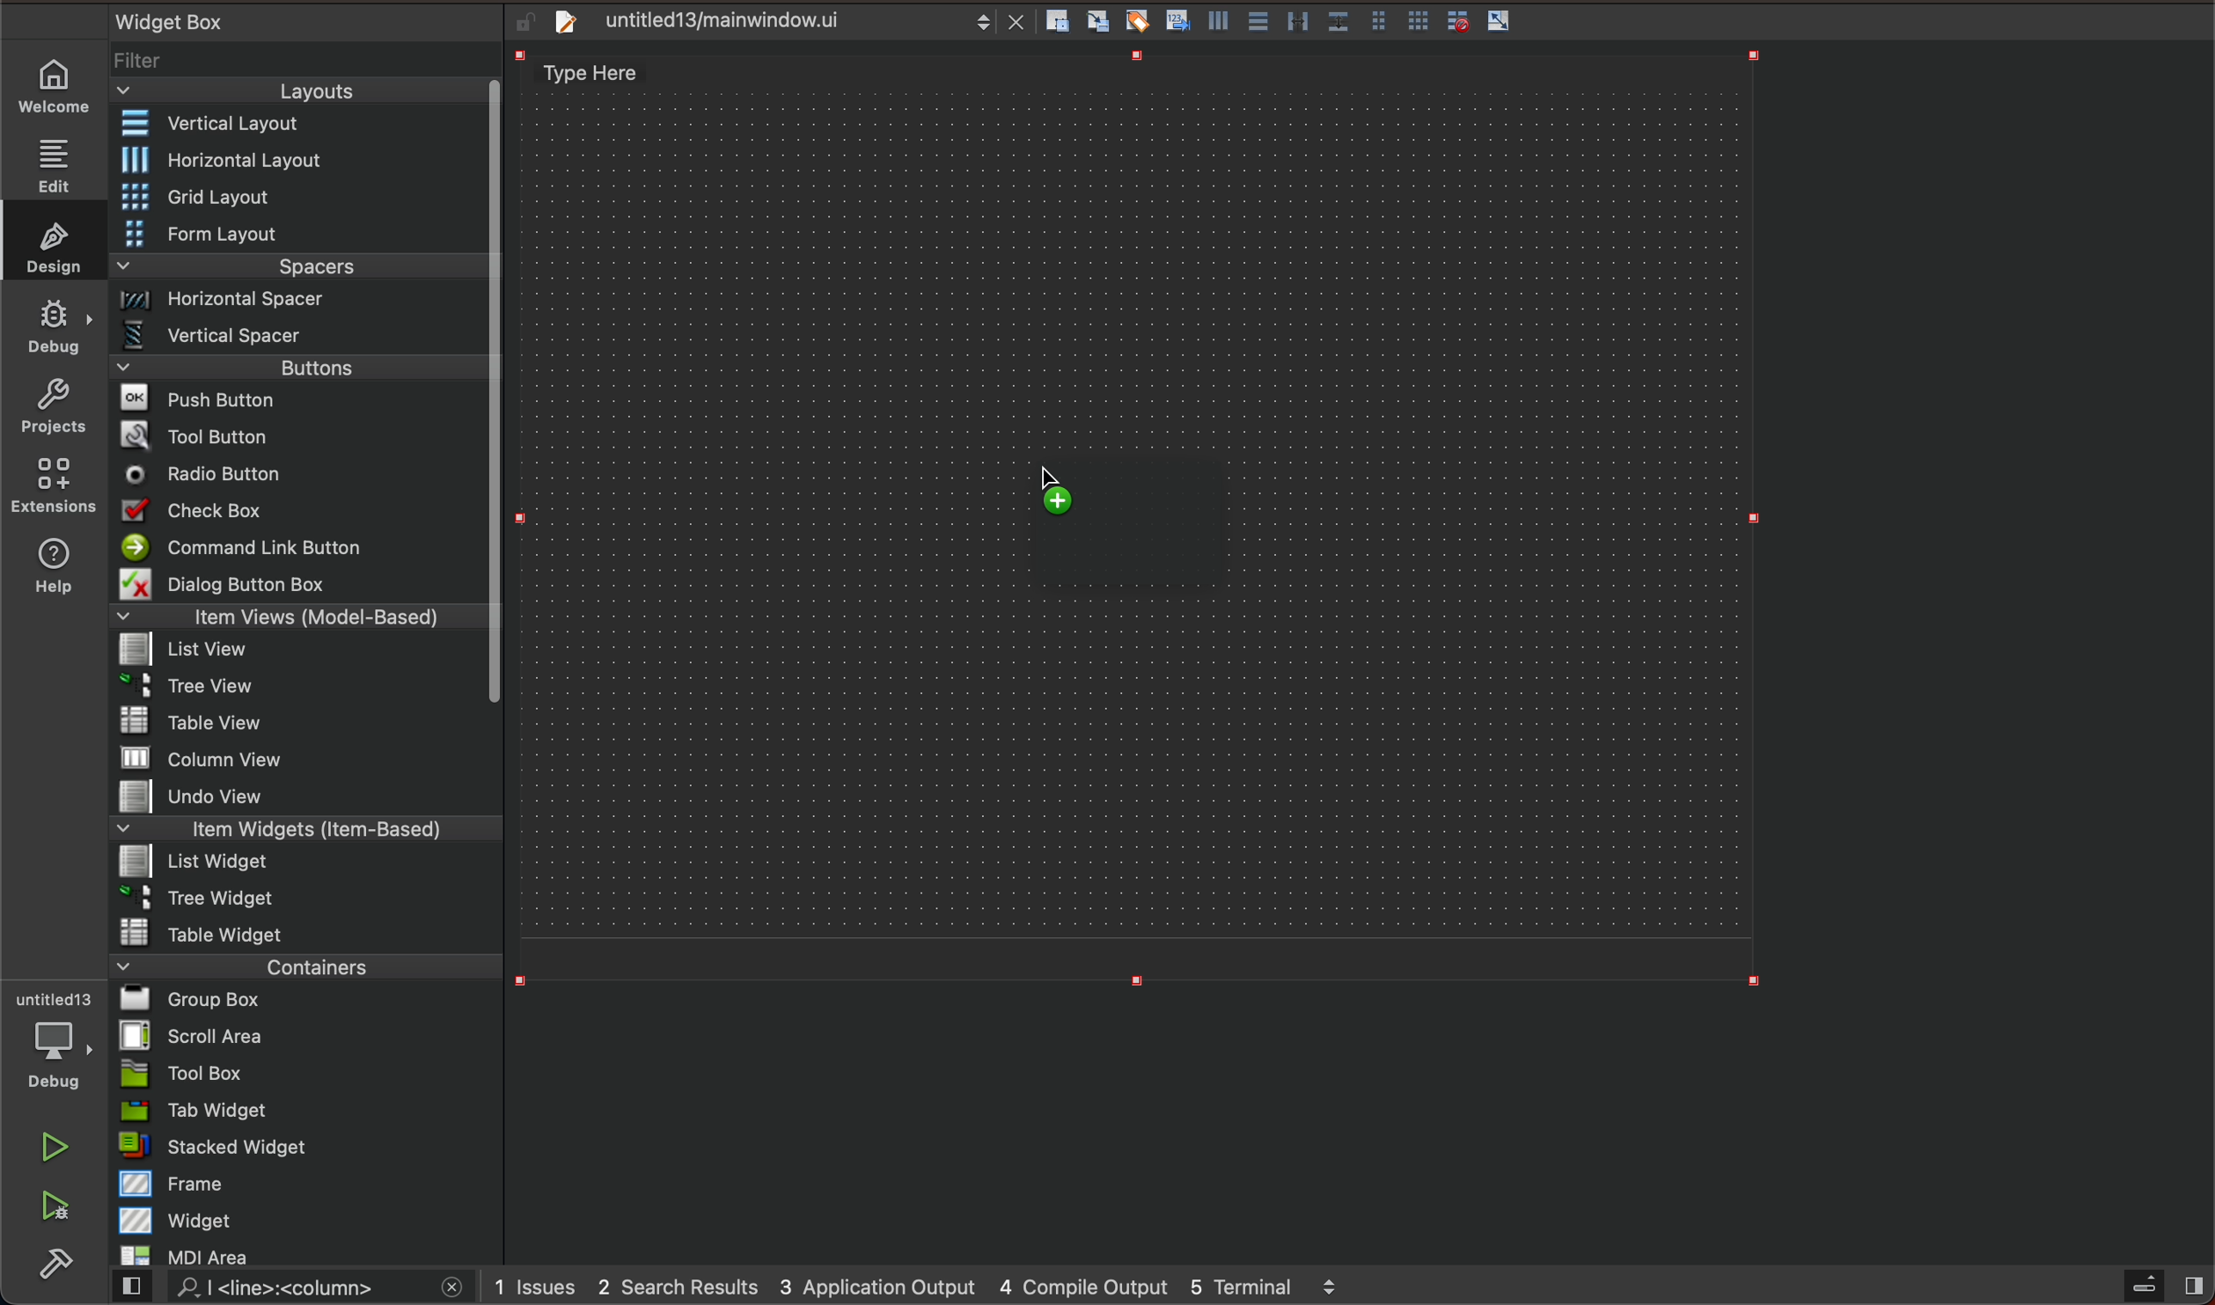  What do you see at coordinates (1420, 21) in the screenshot?
I see `` at bounding box center [1420, 21].